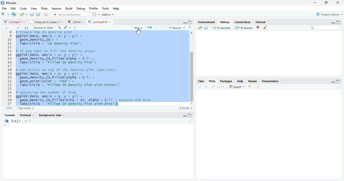 This screenshot has width=344, height=181. Describe the element at coordinates (315, 3) in the screenshot. I see `minimize` at that location.